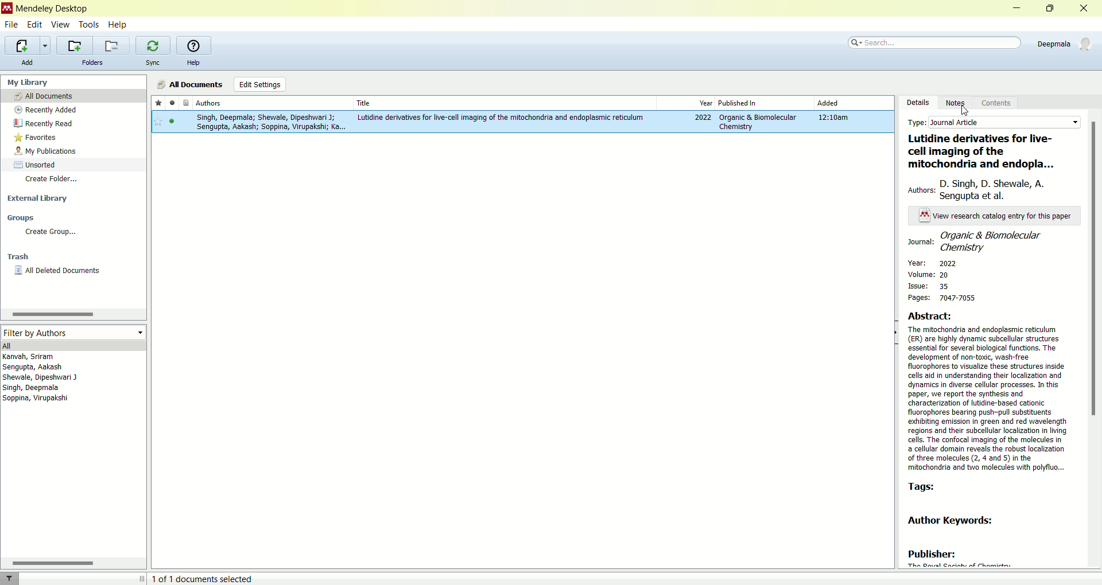 Image resolution: width=1102 pixels, height=585 pixels. What do you see at coordinates (703, 118) in the screenshot?
I see `2022` at bounding box center [703, 118].